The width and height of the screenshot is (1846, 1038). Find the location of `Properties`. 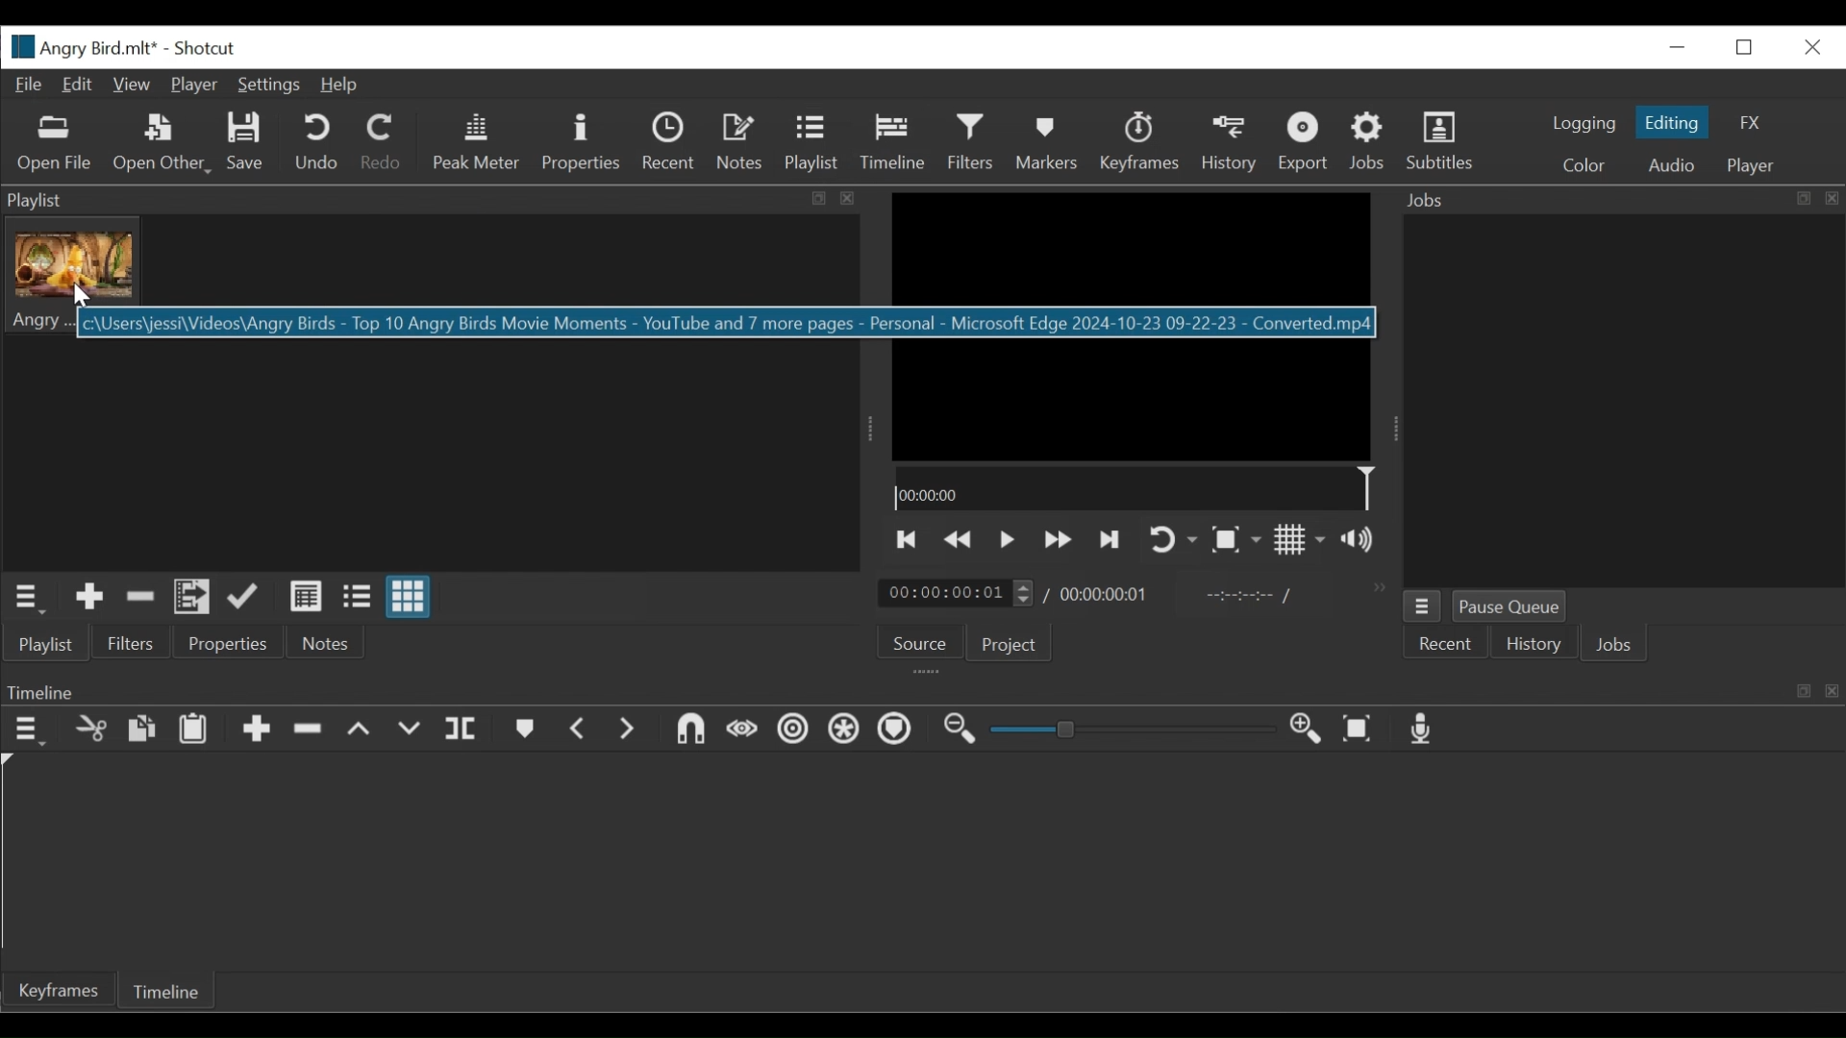

Properties is located at coordinates (585, 142).